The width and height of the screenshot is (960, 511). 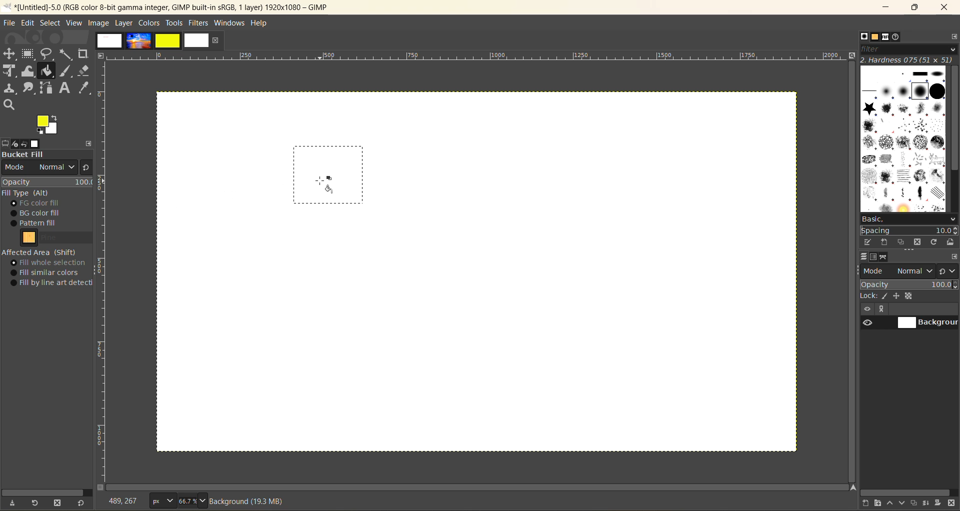 What do you see at coordinates (875, 259) in the screenshot?
I see `channels` at bounding box center [875, 259].